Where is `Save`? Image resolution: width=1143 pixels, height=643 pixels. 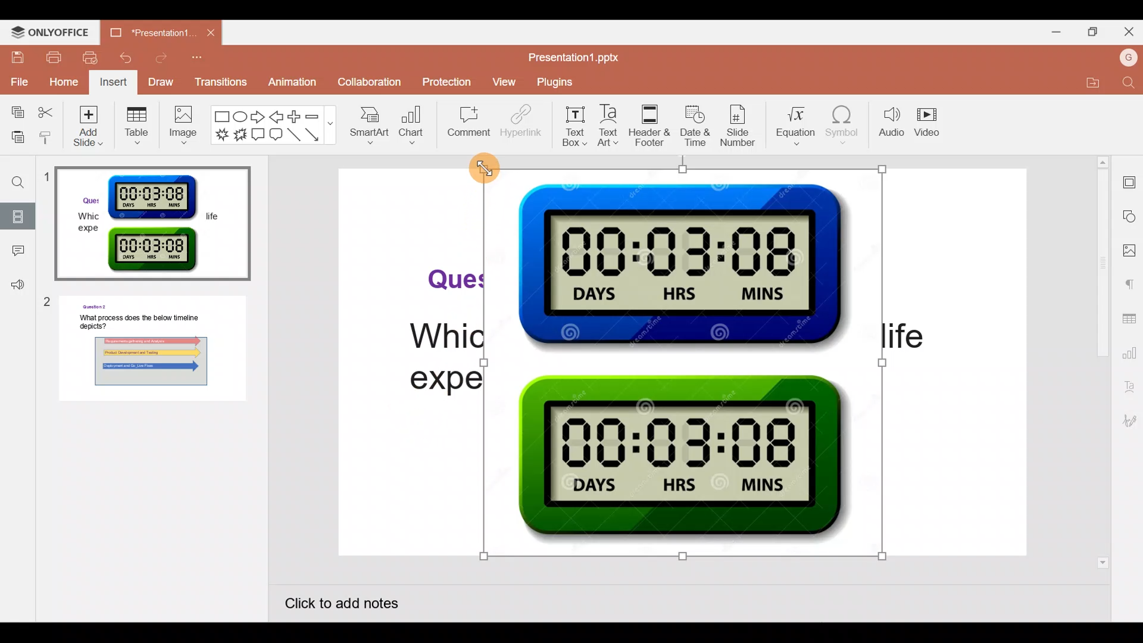
Save is located at coordinates (19, 60).